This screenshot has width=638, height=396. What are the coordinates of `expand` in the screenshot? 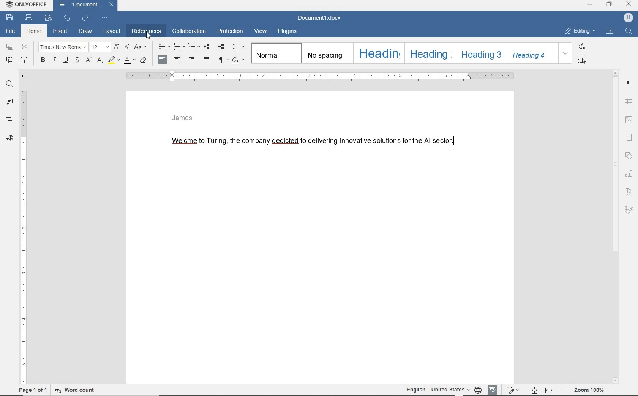 It's located at (565, 54).